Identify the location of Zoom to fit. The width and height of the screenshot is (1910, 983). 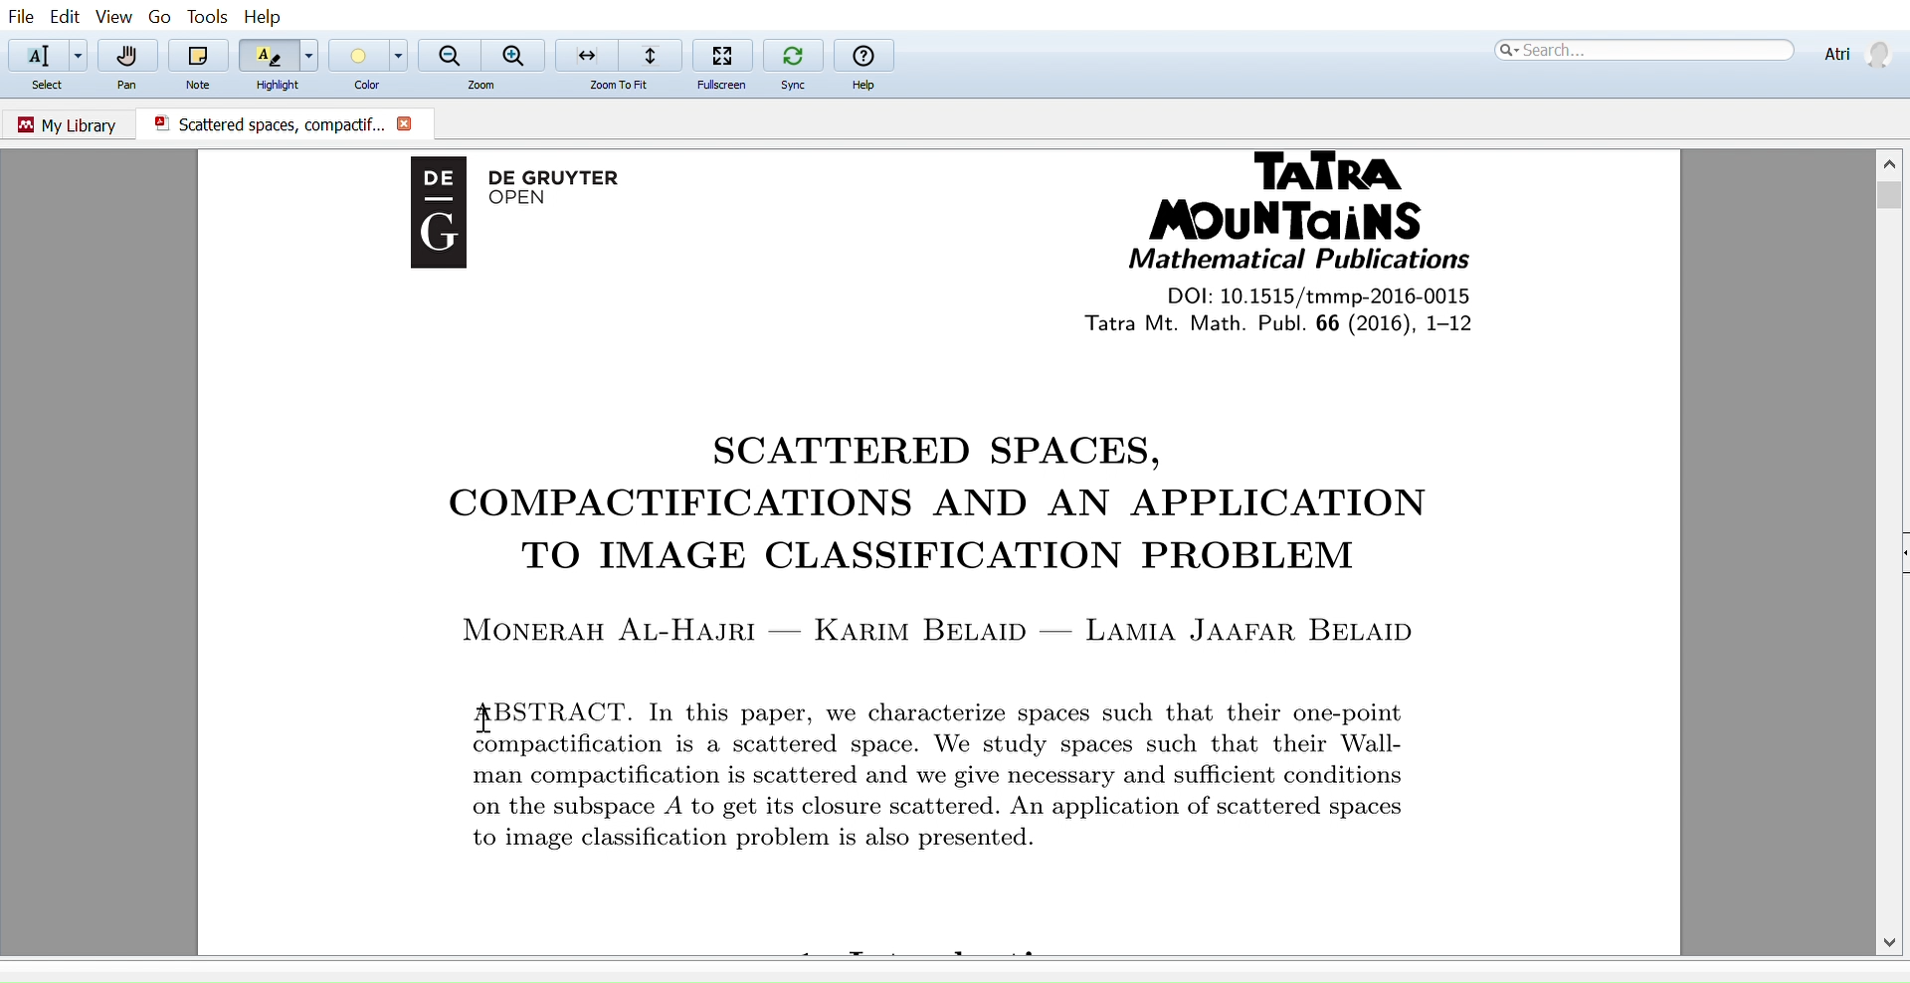
(617, 54).